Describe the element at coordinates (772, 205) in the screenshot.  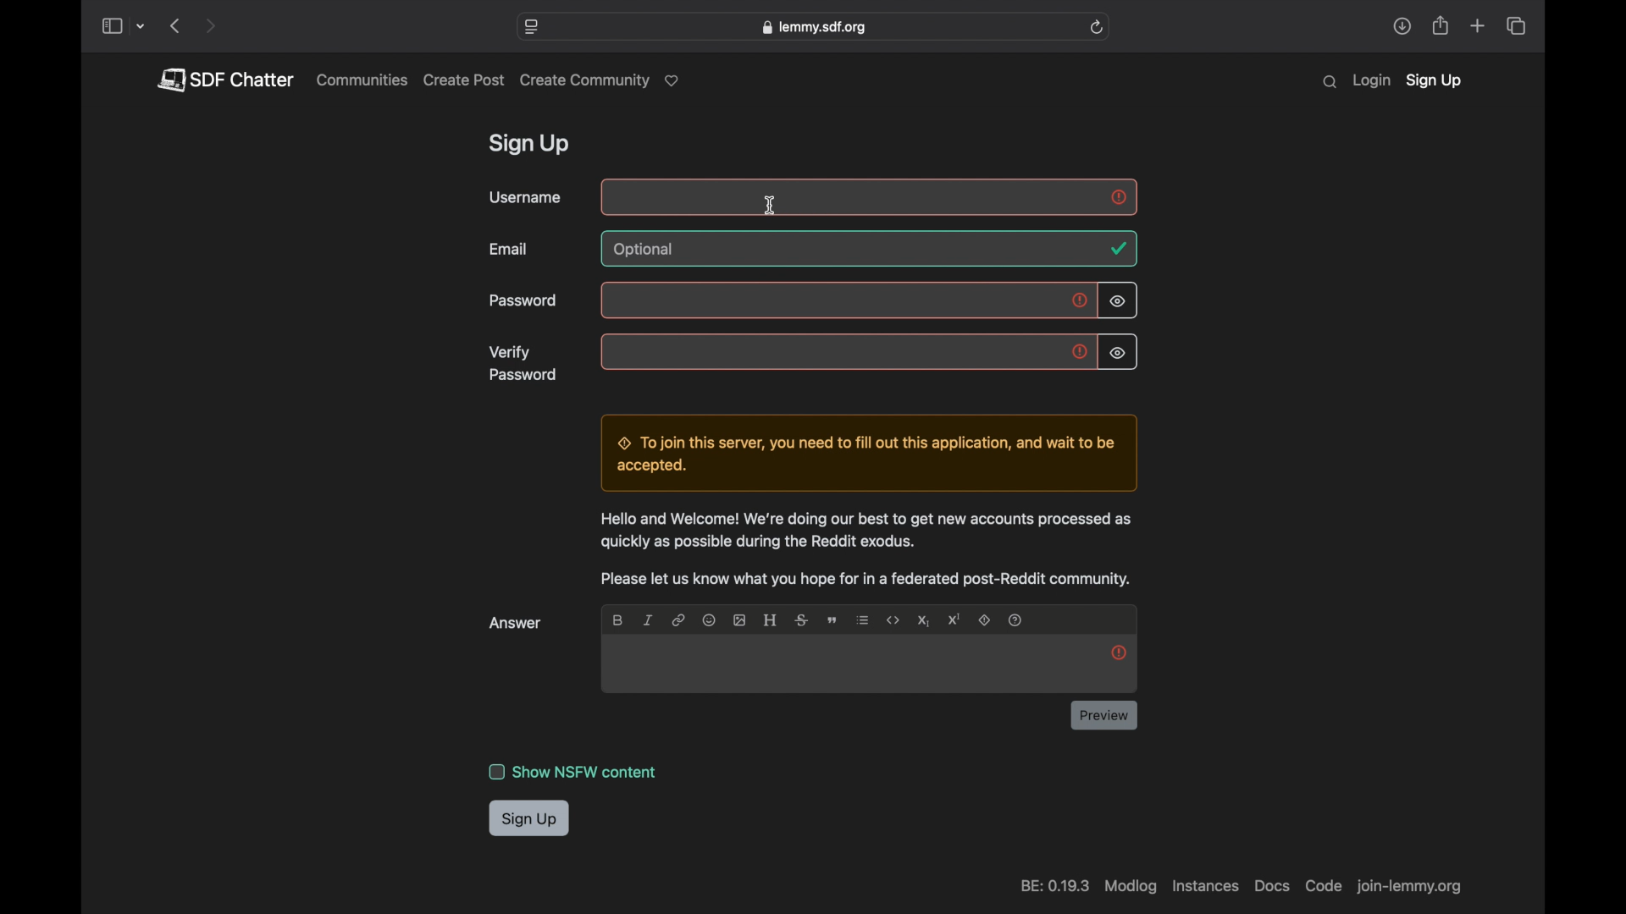
I see `i beam cursor` at that location.